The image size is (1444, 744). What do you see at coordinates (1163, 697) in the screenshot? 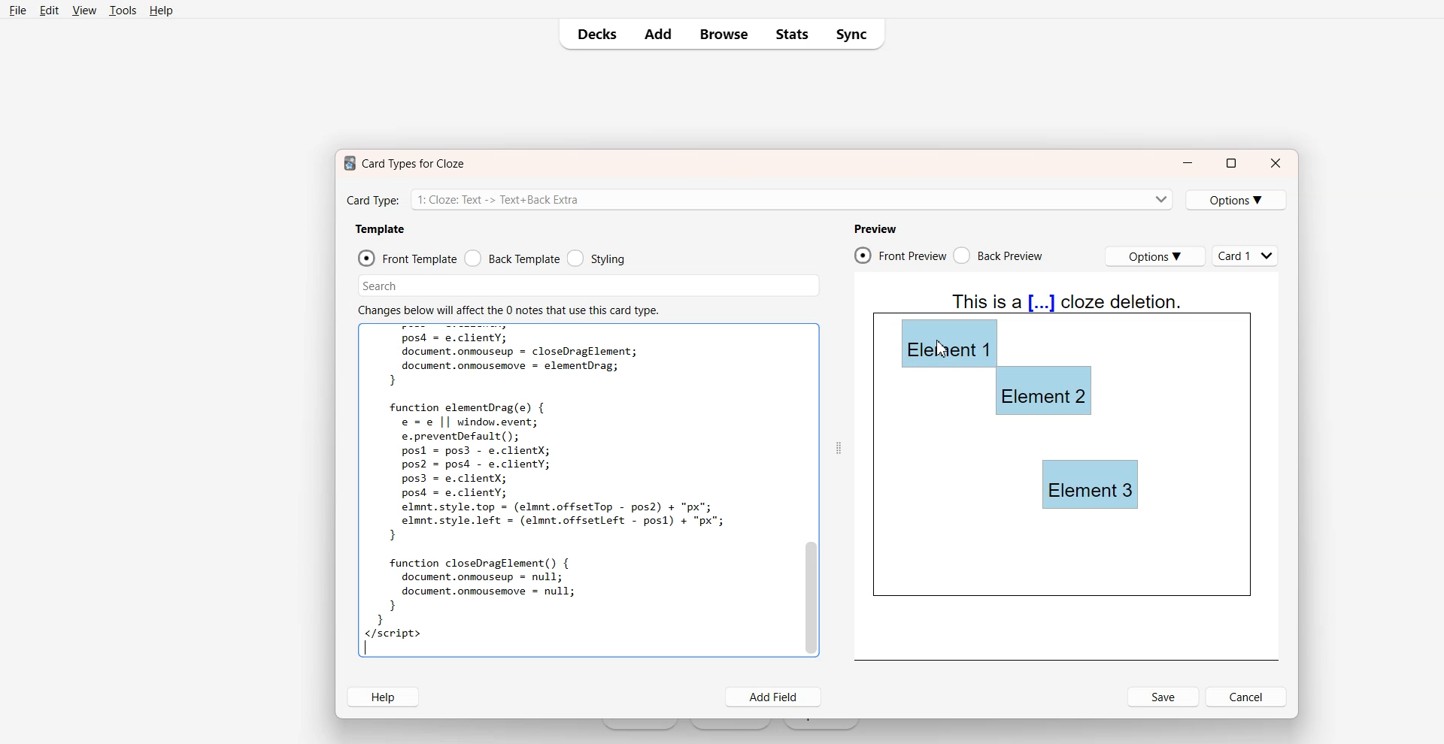
I see `Save` at bounding box center [1163, 697].